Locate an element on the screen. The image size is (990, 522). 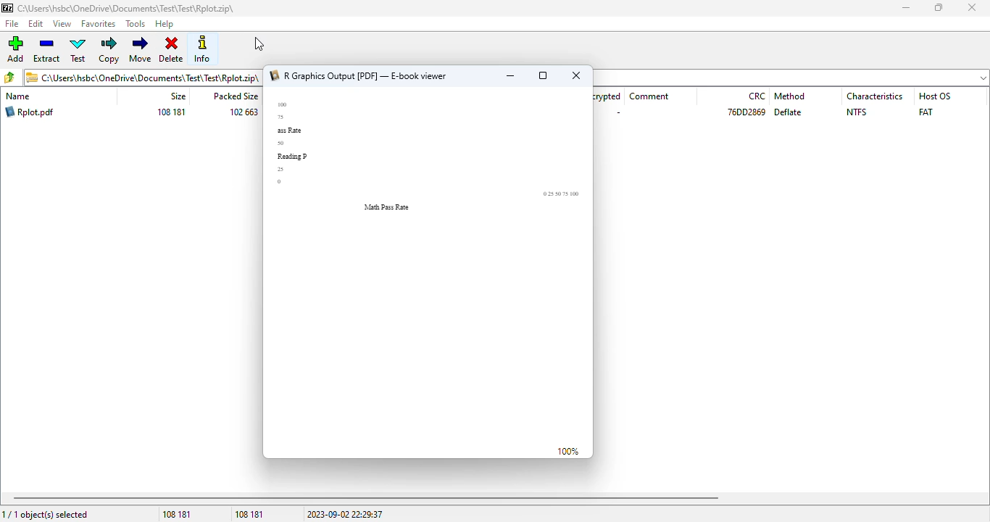
102 663 is located at coordinates (242, 112).